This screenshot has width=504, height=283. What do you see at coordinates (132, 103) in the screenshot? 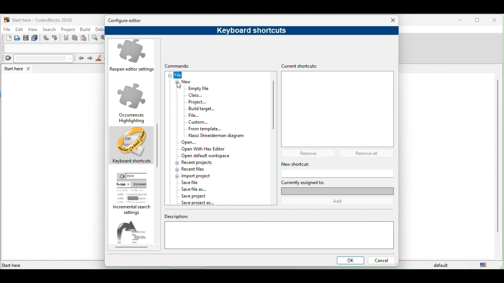
I see `occurrences highlighting` at bounding box center [132, 103].